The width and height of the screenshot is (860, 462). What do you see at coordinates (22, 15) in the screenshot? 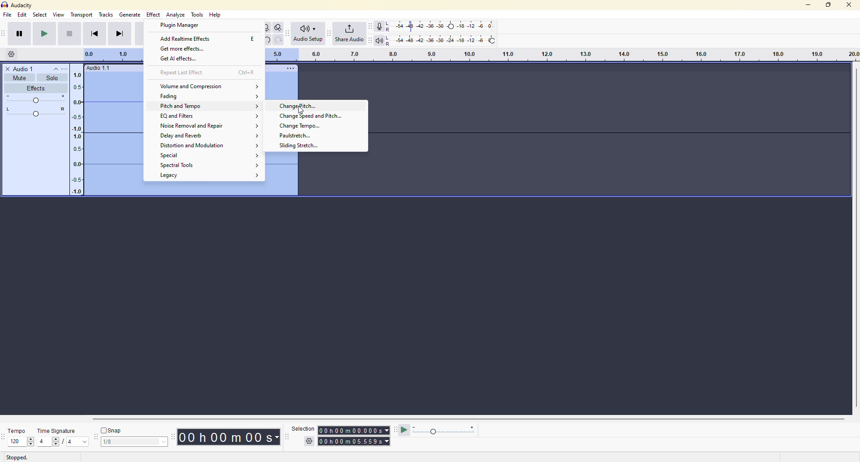
I see `edit` at bounding box center [22, 15].